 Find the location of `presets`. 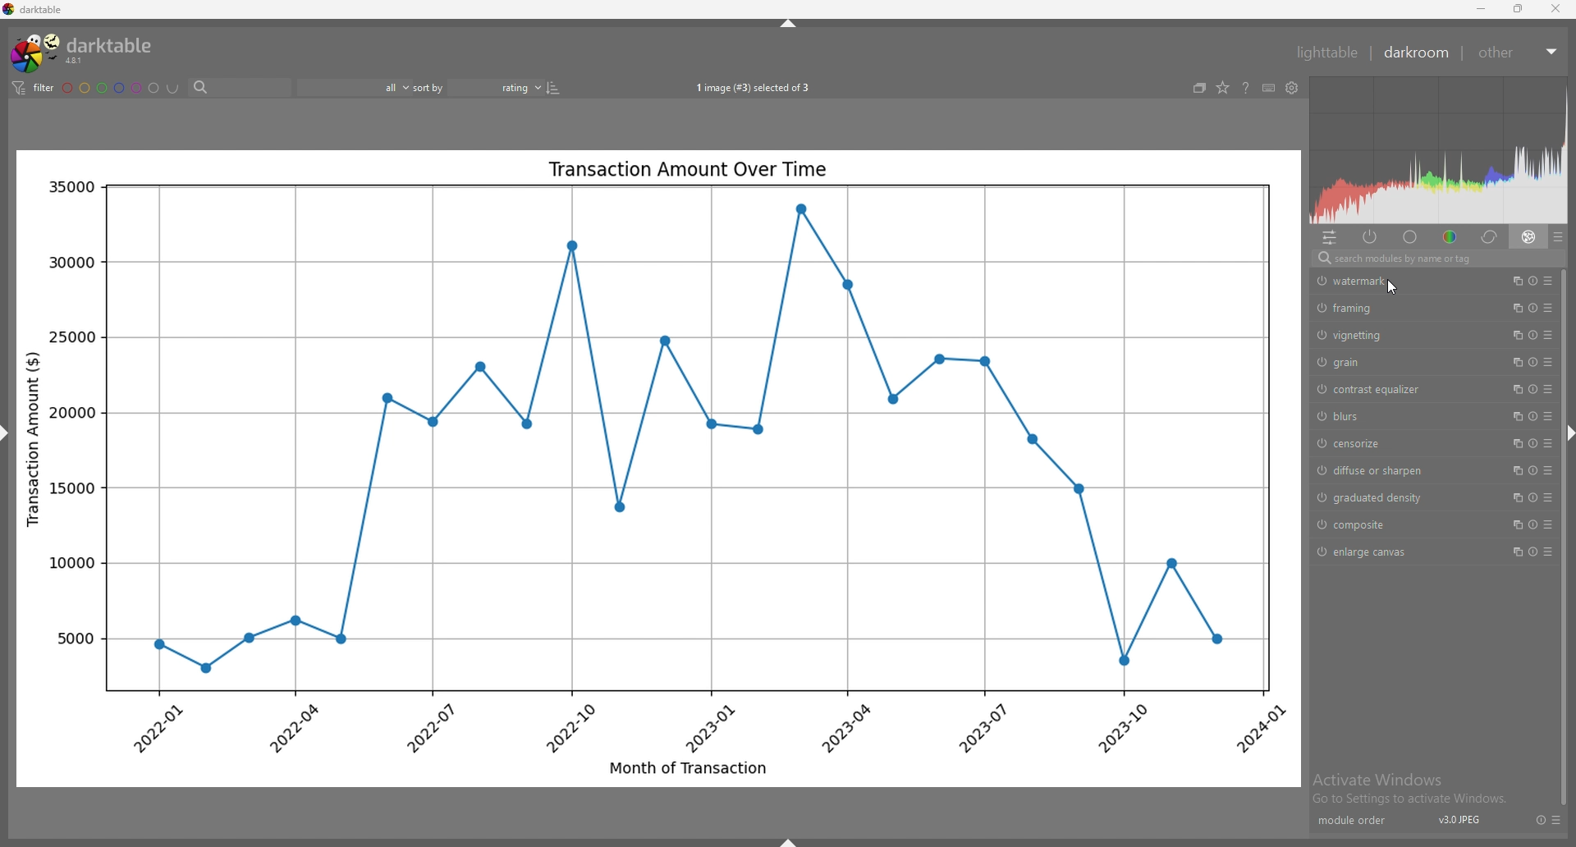

presets is located at coordinates (1558, 236).